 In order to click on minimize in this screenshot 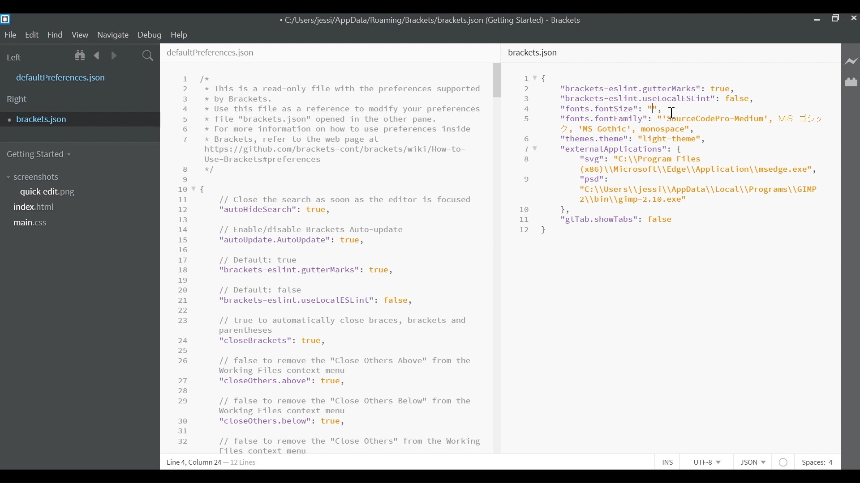, I will do `click(816, 20)`.